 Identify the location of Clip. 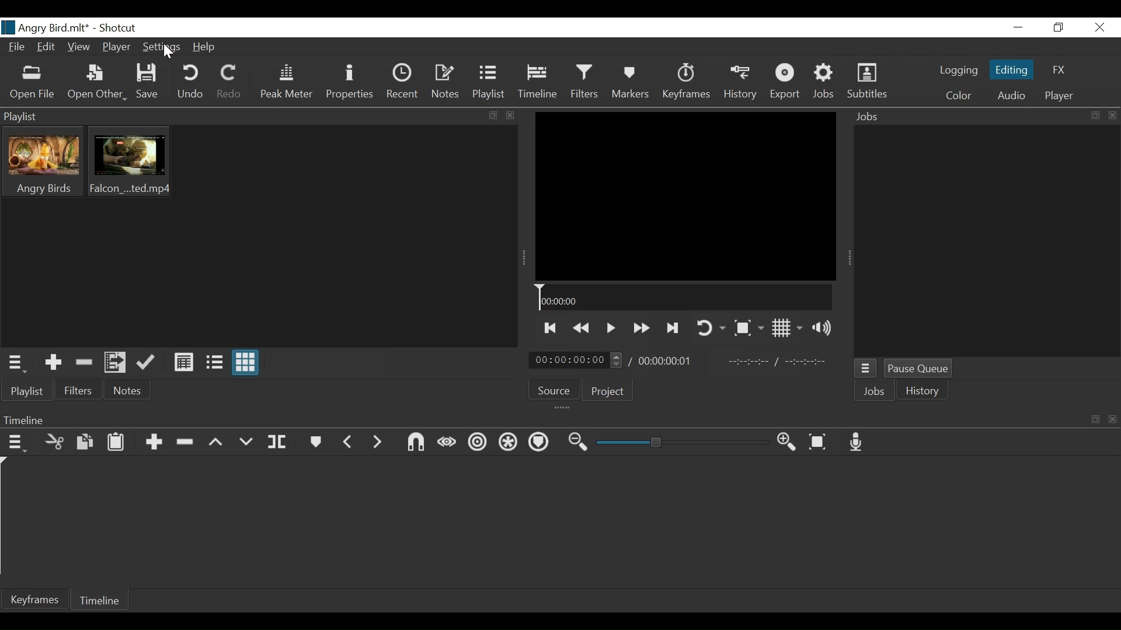
(129, 162).